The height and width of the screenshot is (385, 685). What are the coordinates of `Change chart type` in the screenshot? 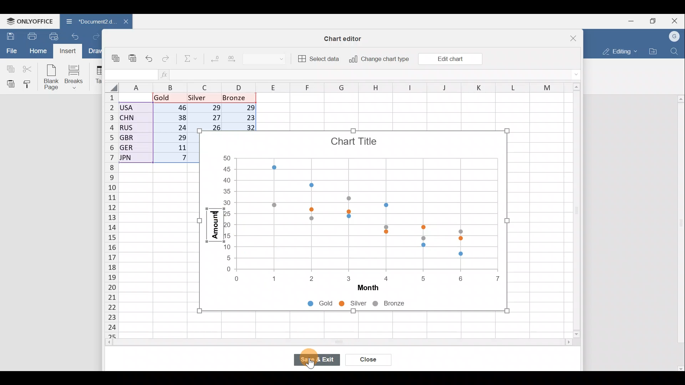 It's located at (379, 59).